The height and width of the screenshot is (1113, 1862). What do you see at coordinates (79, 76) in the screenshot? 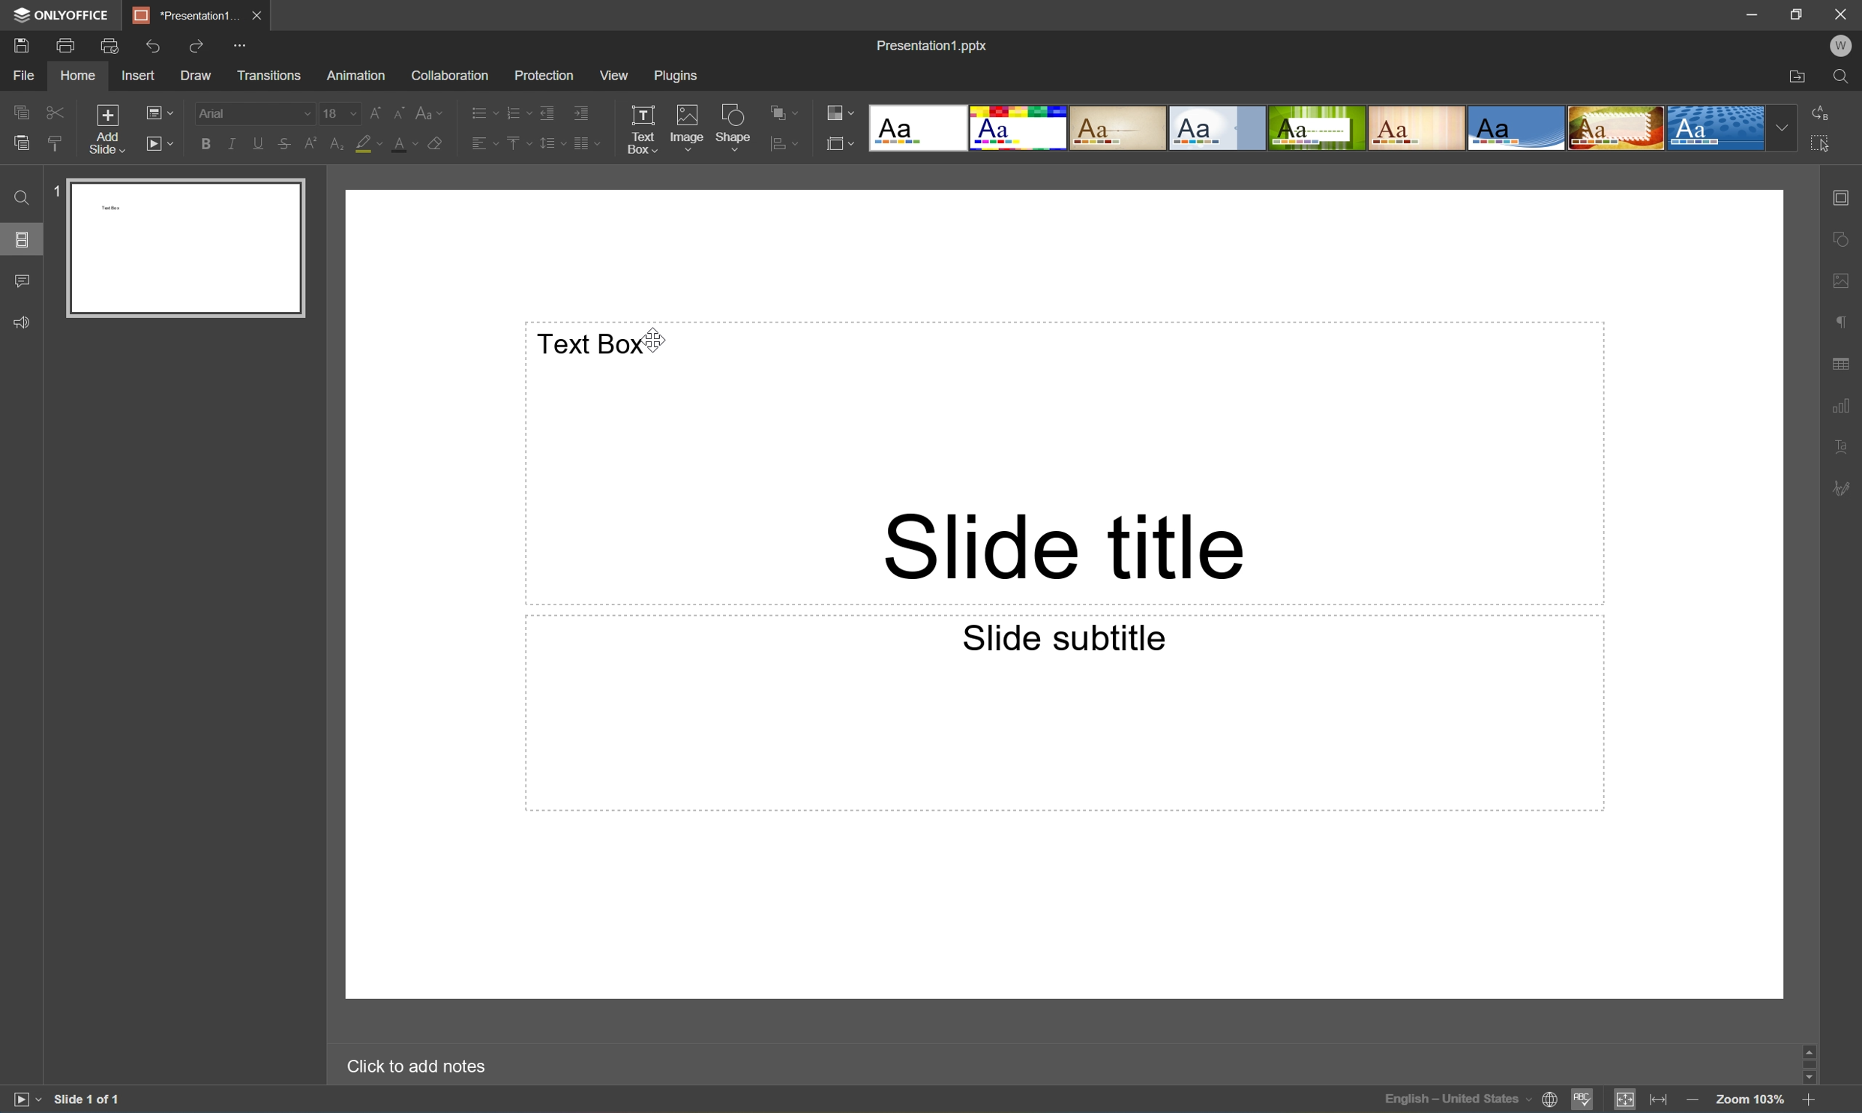
I see `Home` at bounding box center [79, 76].